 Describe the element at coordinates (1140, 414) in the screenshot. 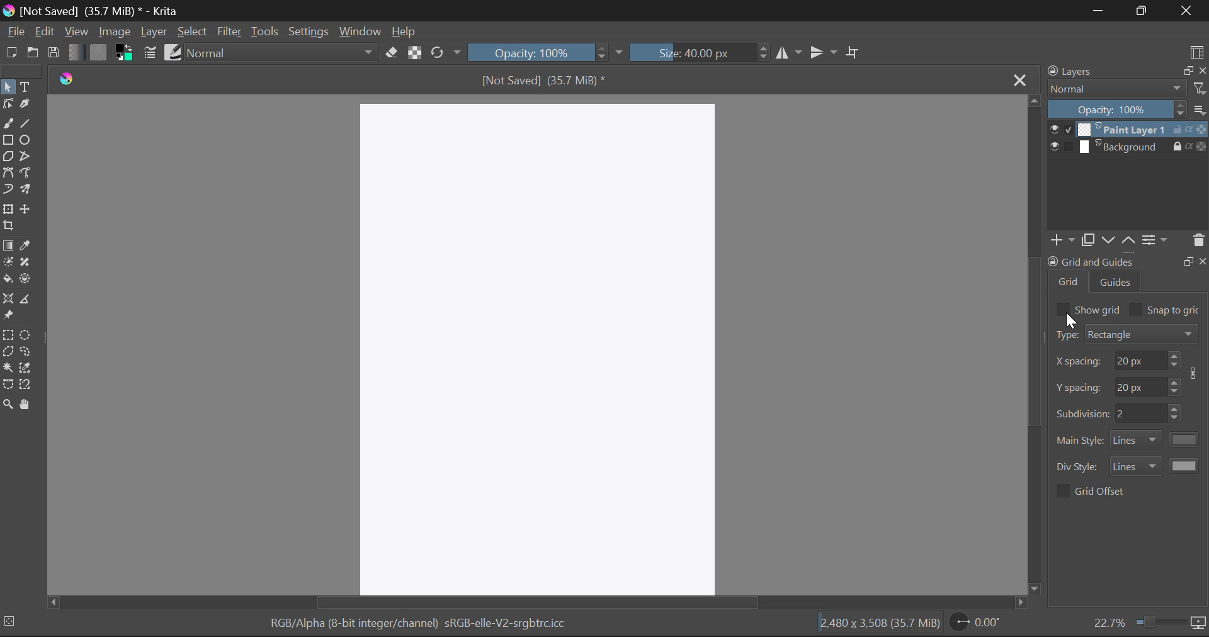

I see `sub division` at that location.